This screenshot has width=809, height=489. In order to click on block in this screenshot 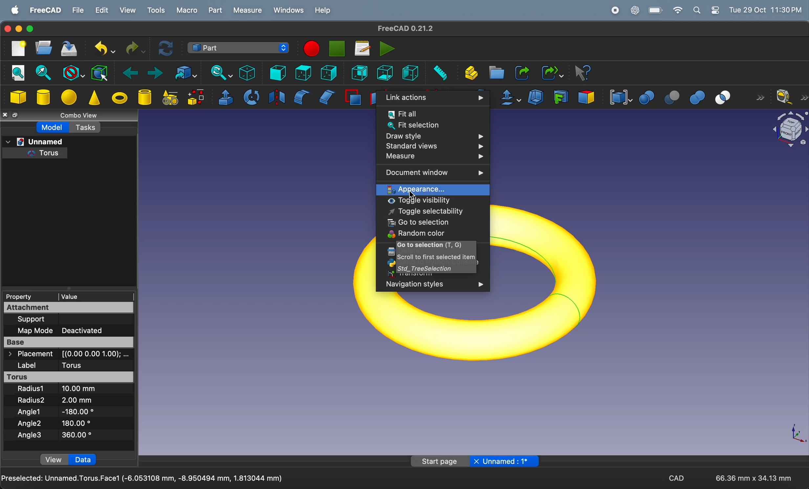, I will do `click(72, 71)`.